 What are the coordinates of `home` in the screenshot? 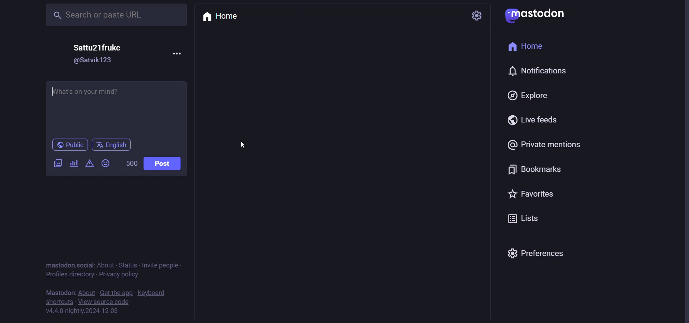 It's located at (219, 17).